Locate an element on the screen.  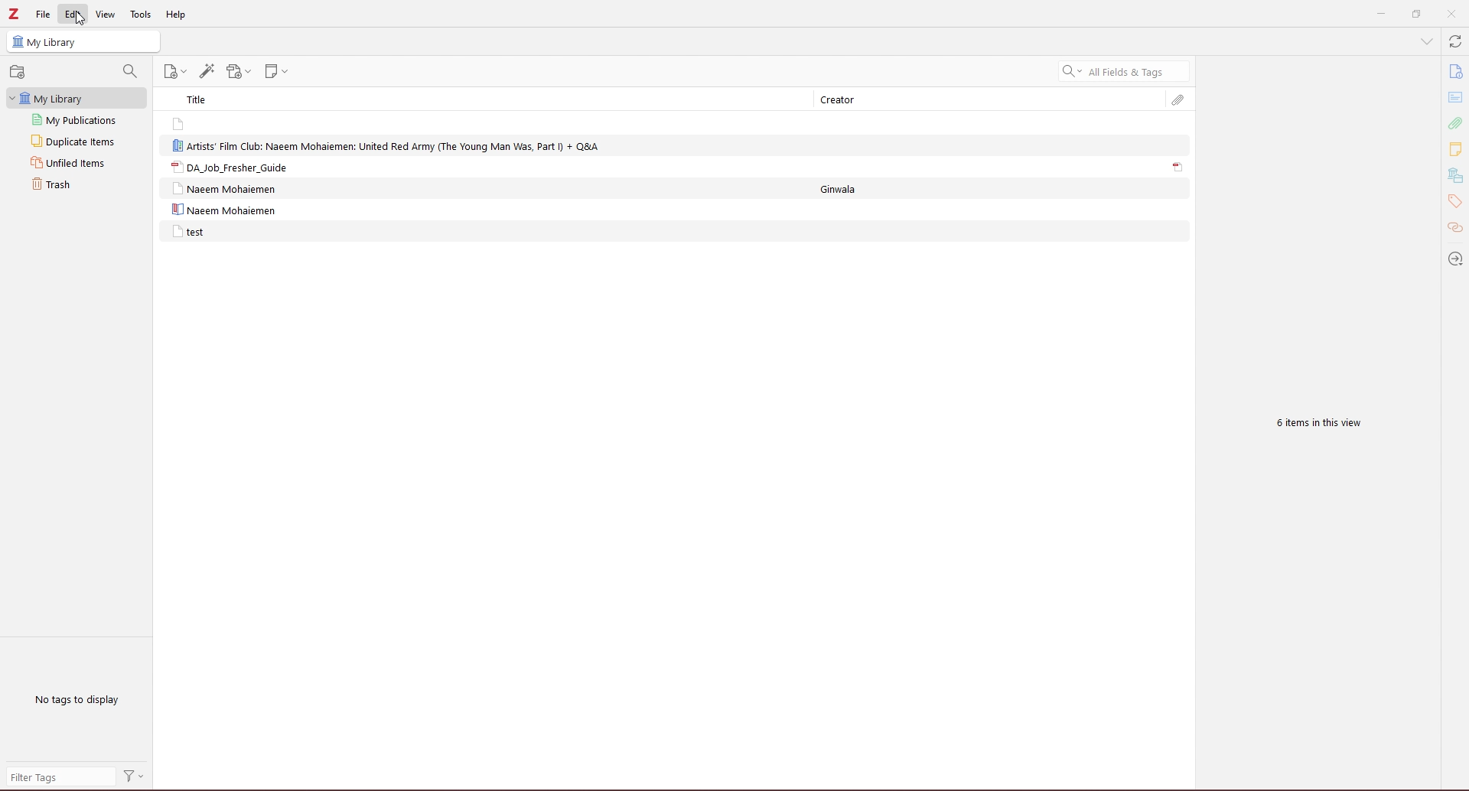
filter is located at coordinates (135, 777).